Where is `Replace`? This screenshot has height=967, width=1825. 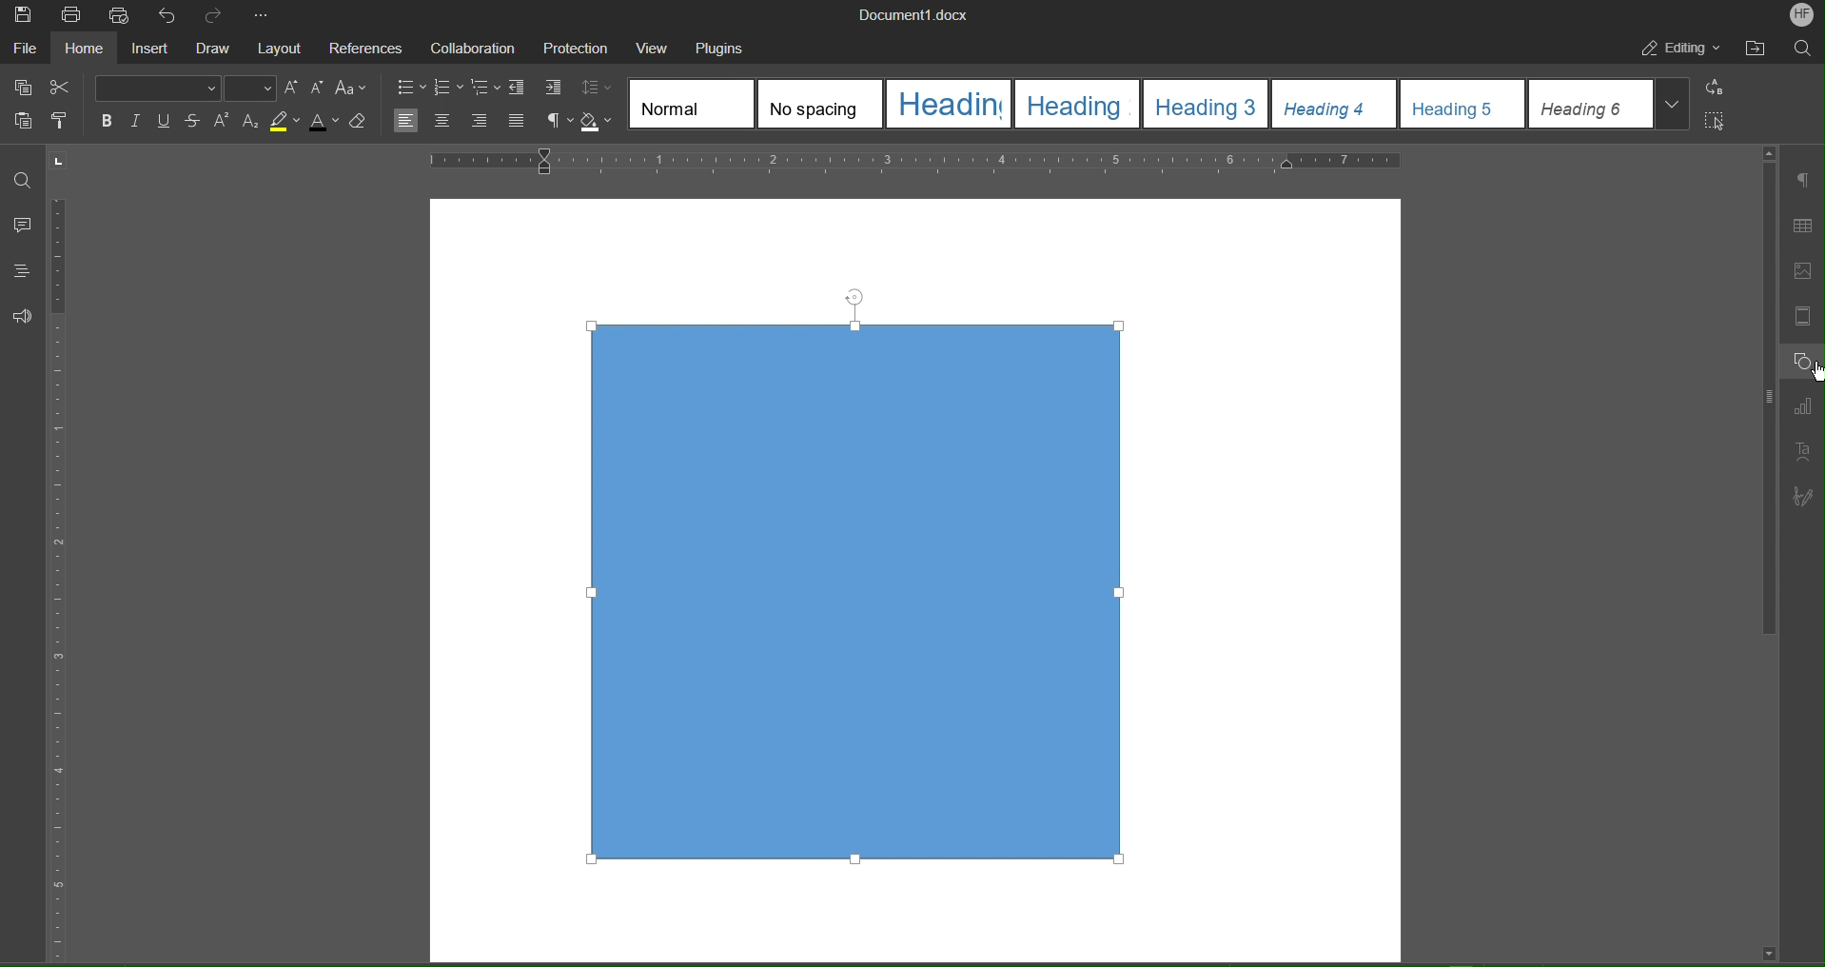
Replace is located at coordinates (1718, 89).